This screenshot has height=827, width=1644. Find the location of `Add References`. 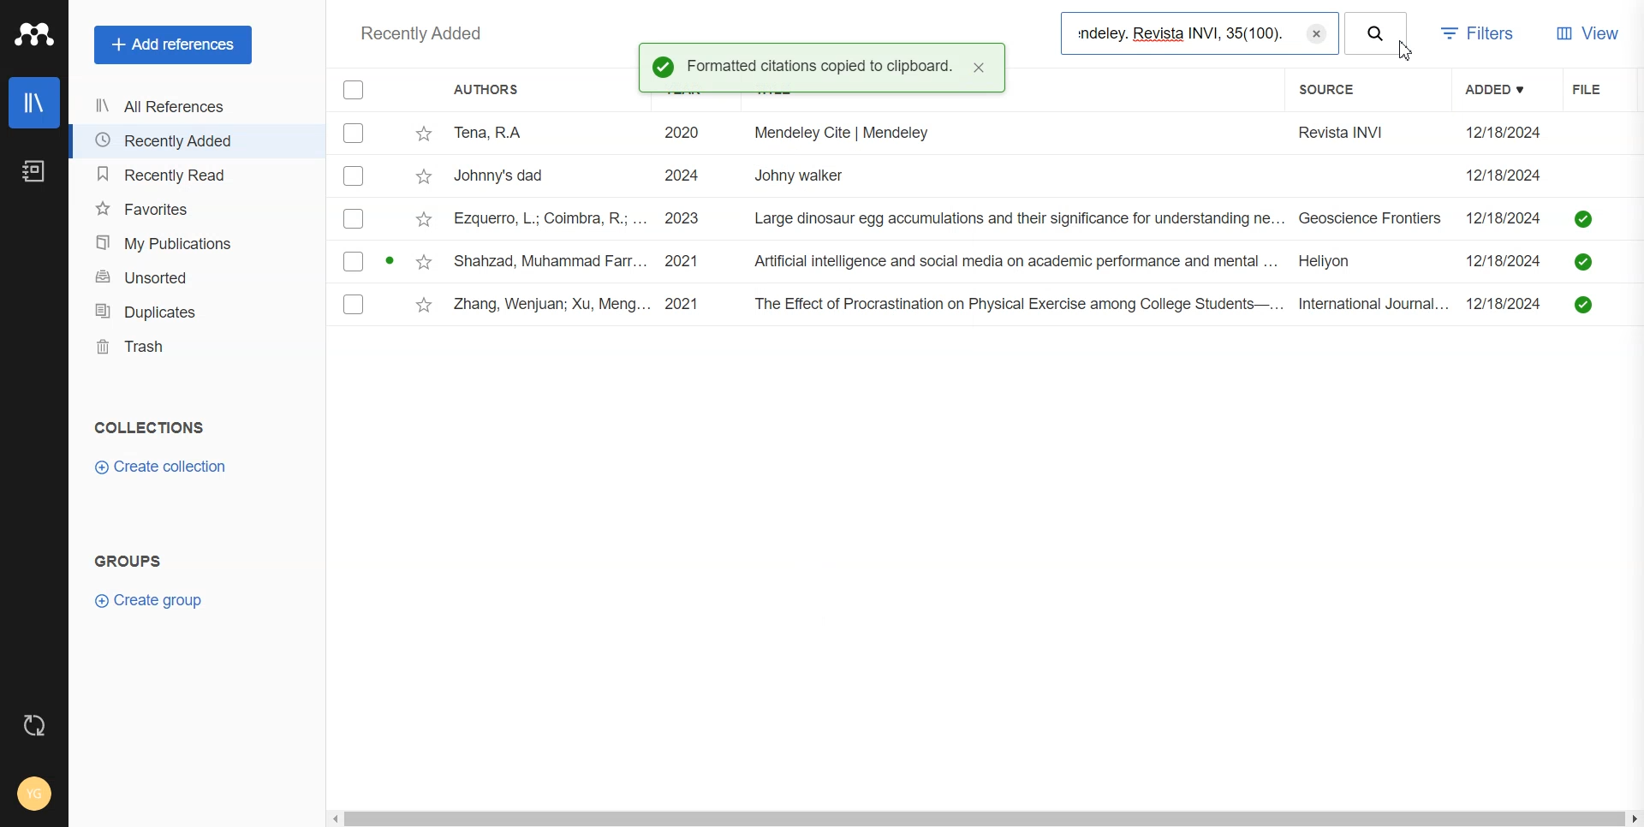

Add References is located at coordinates (174, 45).